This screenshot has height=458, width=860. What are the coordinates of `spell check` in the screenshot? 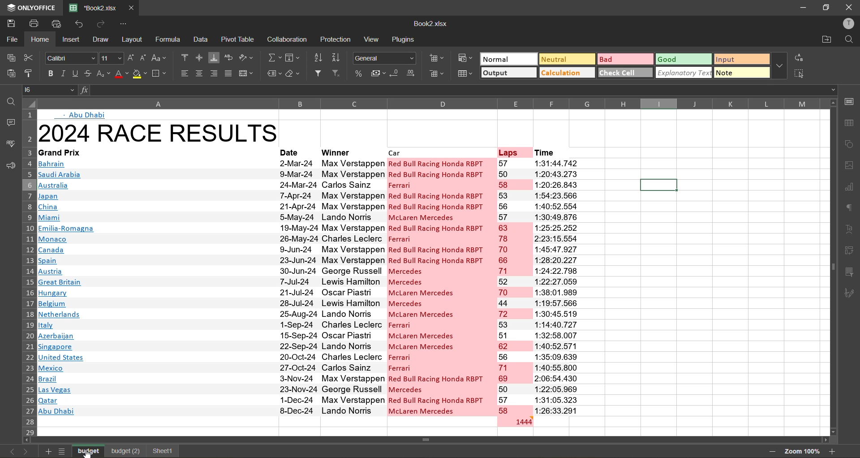 It's located at (10, 143).